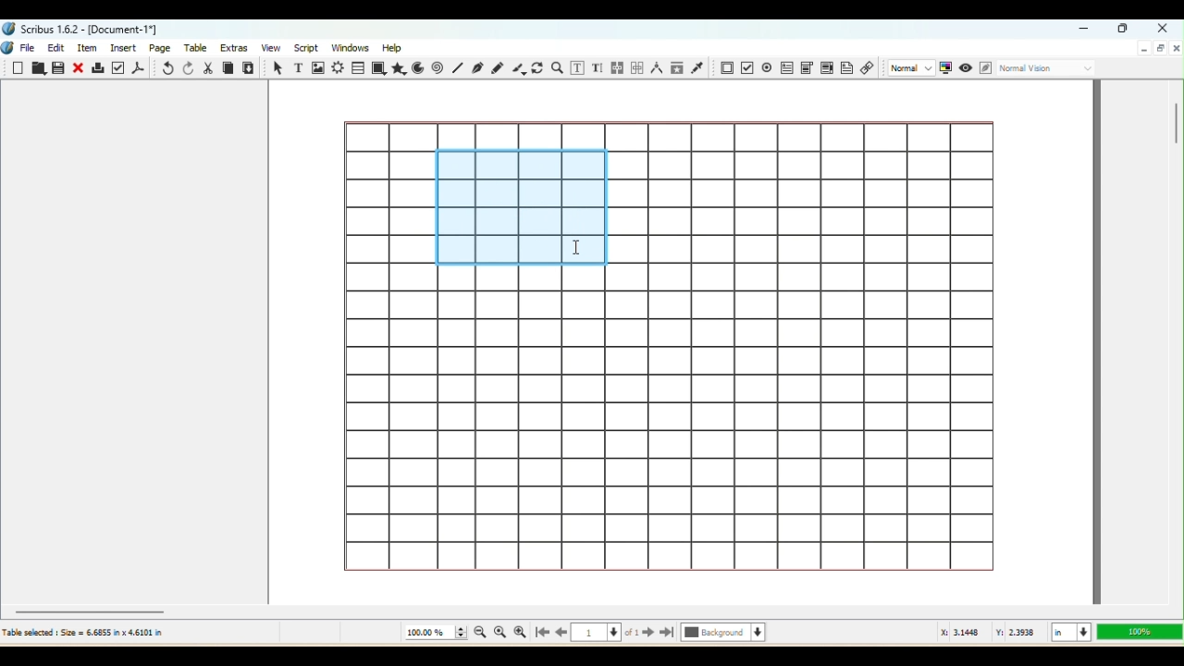 The image size is (1184, 666). What do you see at coordinates (1160, 49) in the screenshot?
I see `Maximize` at bounding box center [1160, 49].